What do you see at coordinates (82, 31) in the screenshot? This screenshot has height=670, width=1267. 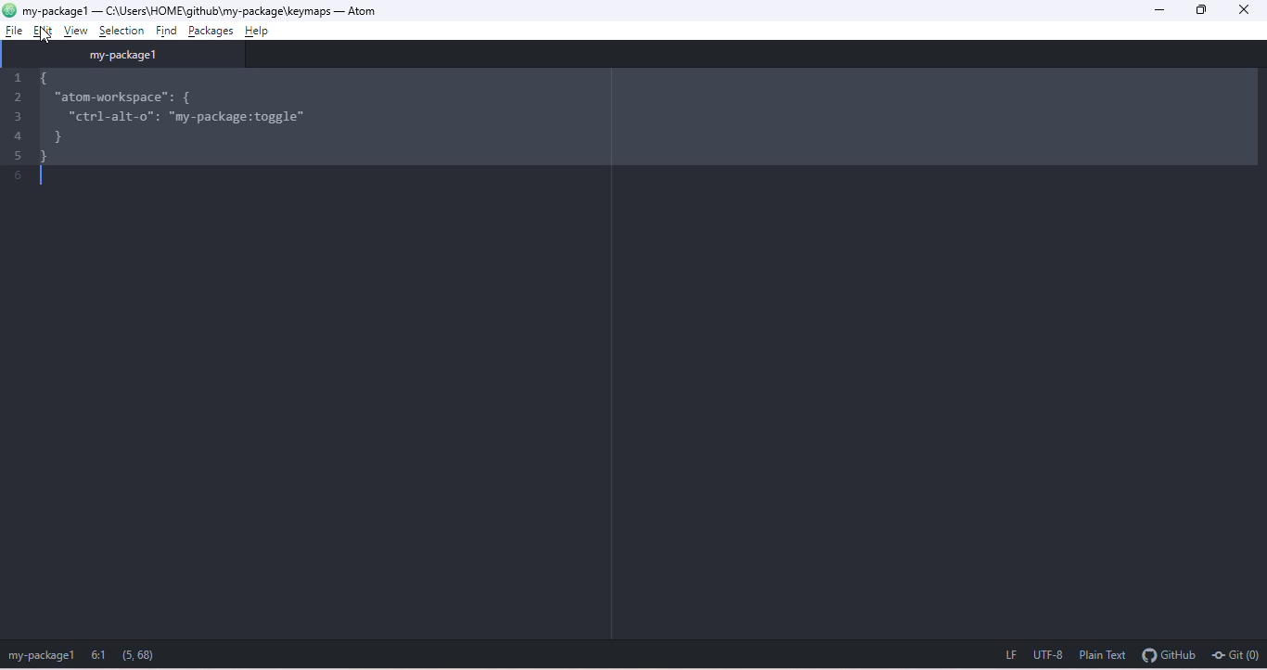 I see `view` at bounding box center [82, 31].